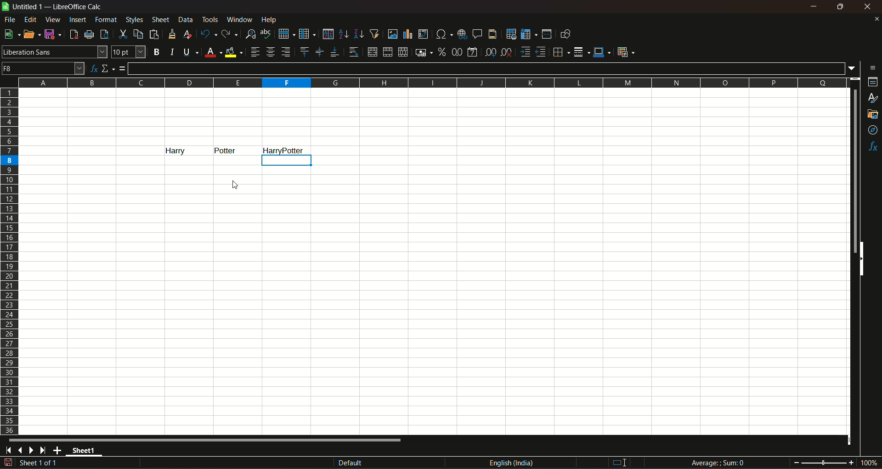 The width and height of the screenshot is (882, 469). Describe the element at coordinates (472, 53) in the screenshot. I see `format as date` at that location.